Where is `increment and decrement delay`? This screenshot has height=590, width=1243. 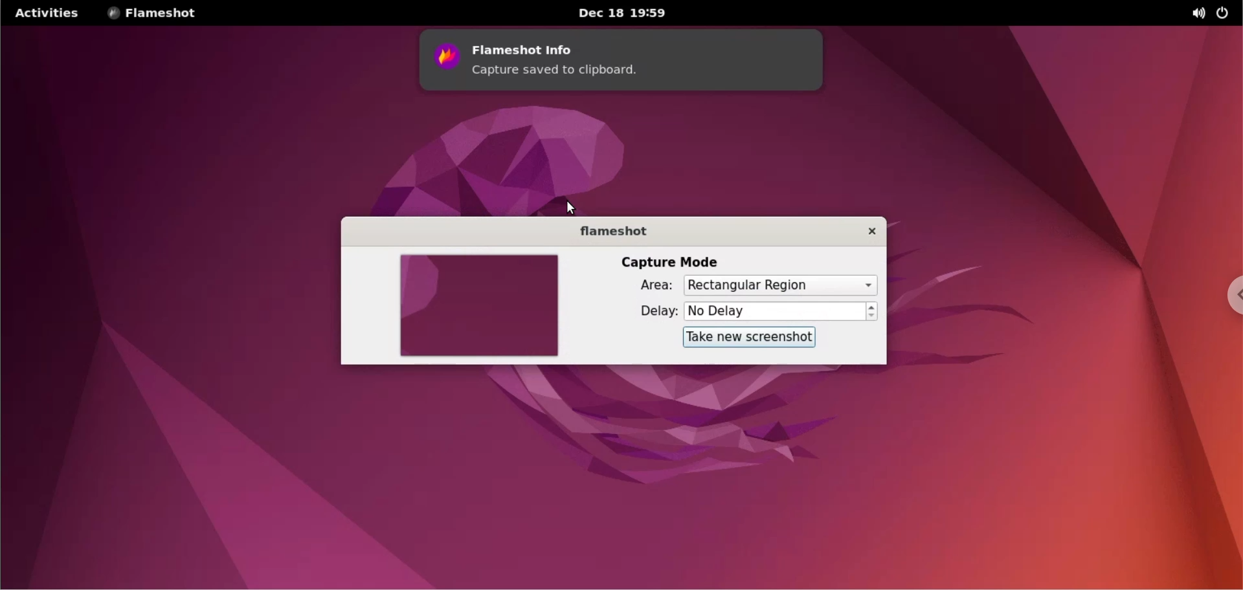 increment and decrement delay is located at coordinates (875, 311).